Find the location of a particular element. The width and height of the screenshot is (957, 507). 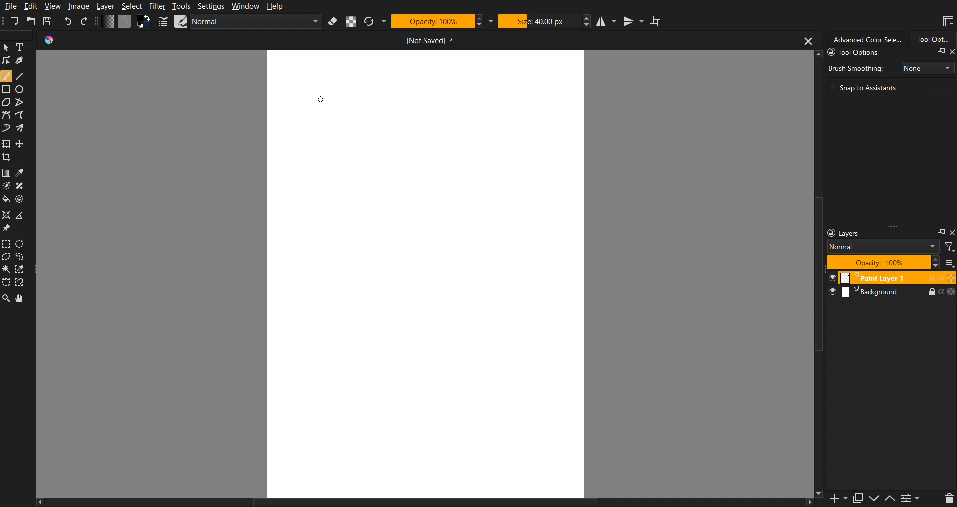

Down is located at coordinates (876, 499).